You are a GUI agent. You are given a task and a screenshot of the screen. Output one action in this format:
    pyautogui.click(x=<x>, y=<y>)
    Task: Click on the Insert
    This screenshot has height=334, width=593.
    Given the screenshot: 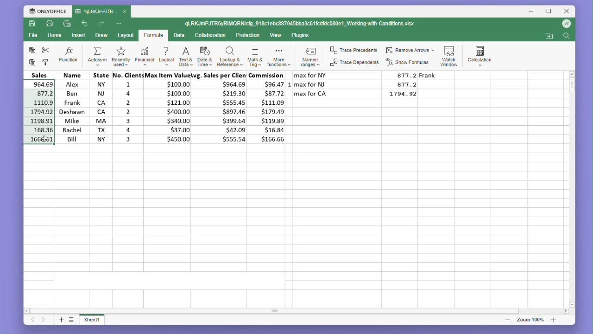 What is the action you would take?
    pyautogui.click(x=77, y=35)
    